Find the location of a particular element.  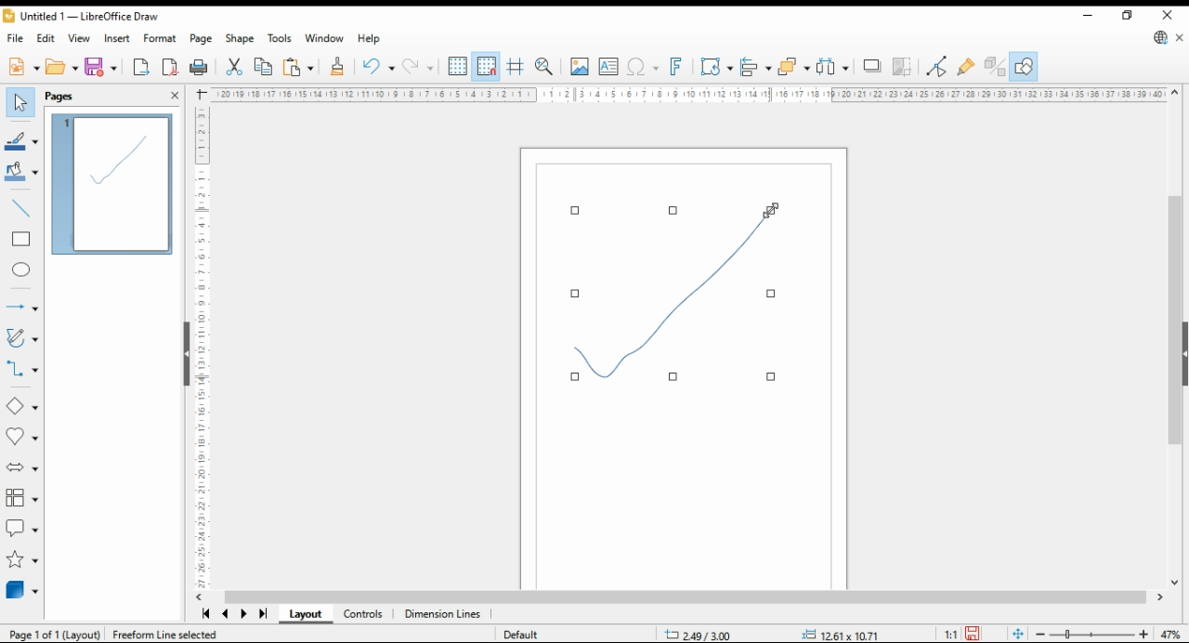

insert line  is located at coordinates (23, 209).